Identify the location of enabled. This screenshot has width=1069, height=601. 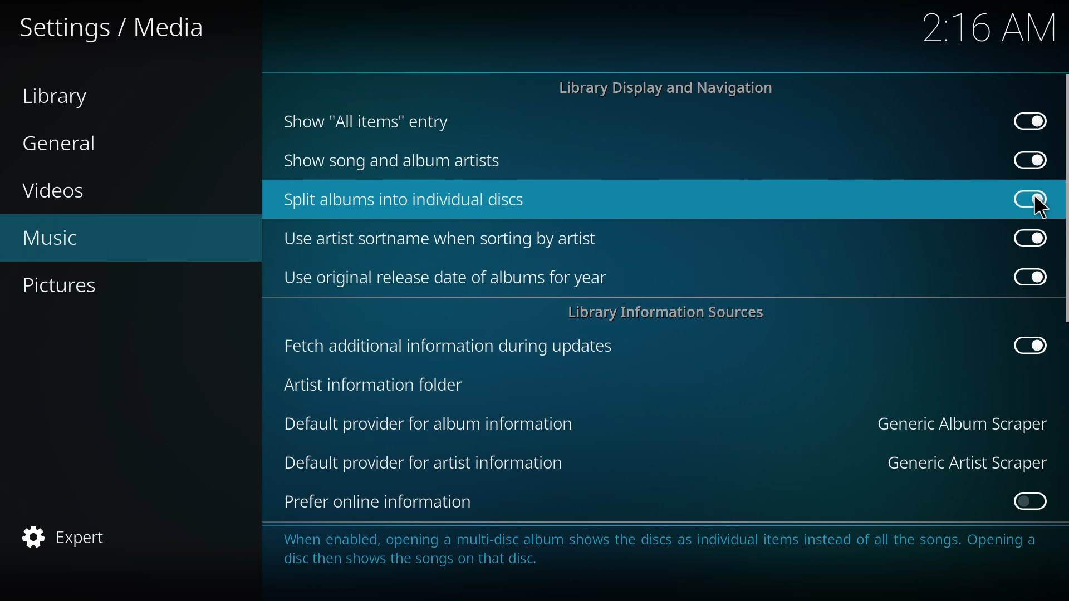
(1032, 198).